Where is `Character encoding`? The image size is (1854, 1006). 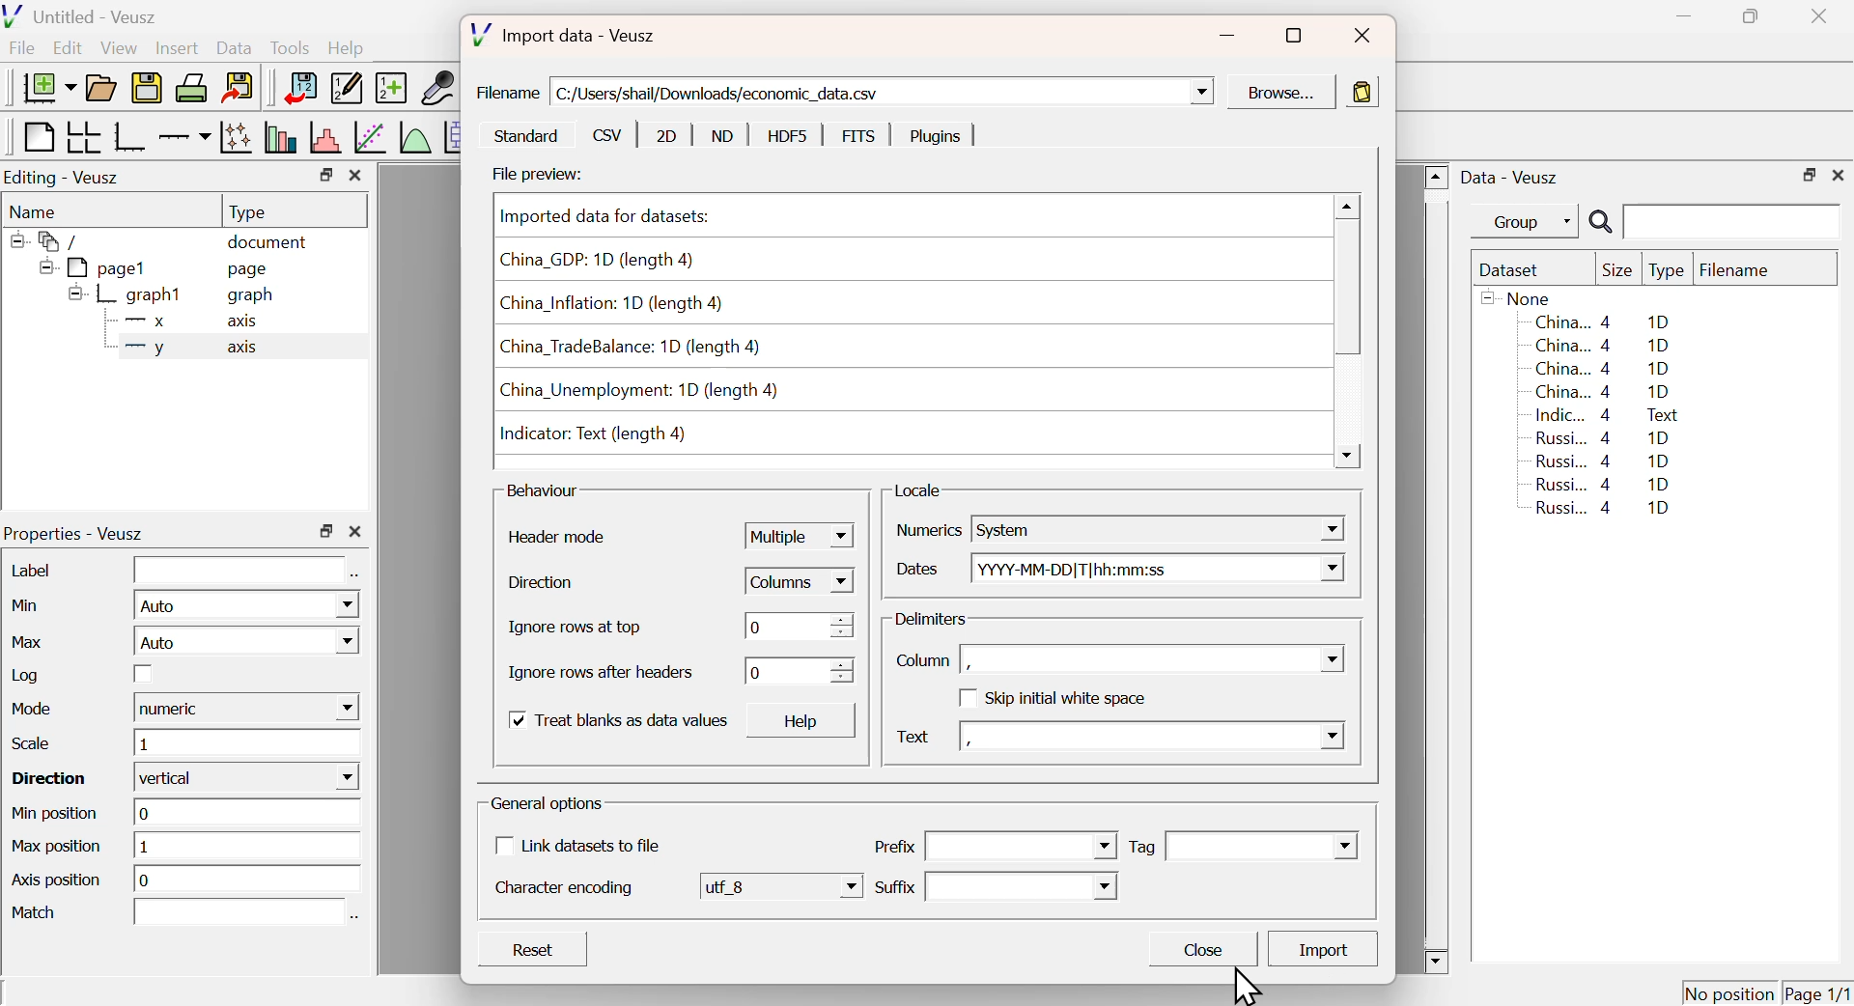 Character encoding is located at coordinates (566, 888).